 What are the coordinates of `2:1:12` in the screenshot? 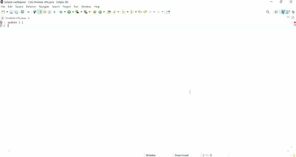 It's located at (208, 155).